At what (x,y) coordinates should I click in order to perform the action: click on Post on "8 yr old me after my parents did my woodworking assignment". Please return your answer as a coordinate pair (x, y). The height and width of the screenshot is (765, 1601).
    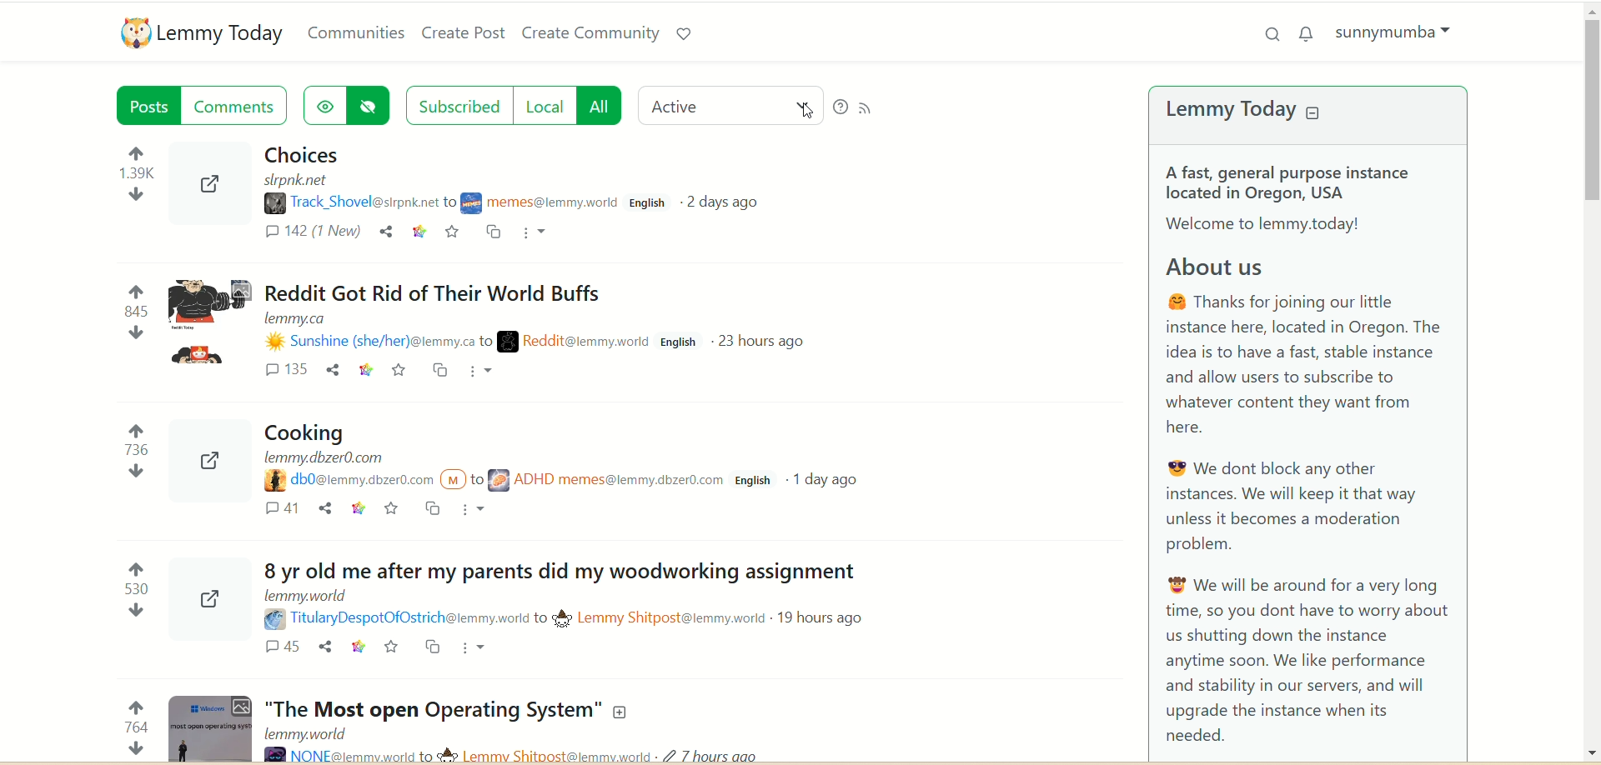
    Looking at the image, I should click on (545, 582).